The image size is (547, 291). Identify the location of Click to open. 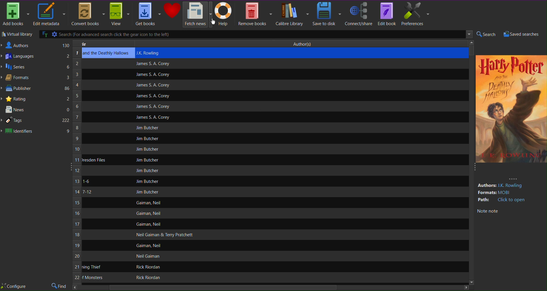
(512, 200).